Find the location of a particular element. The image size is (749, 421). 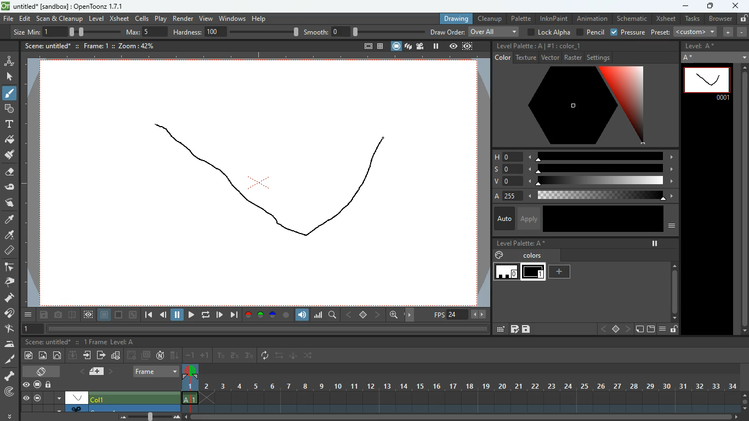

play is located at coordinates (191, 316).